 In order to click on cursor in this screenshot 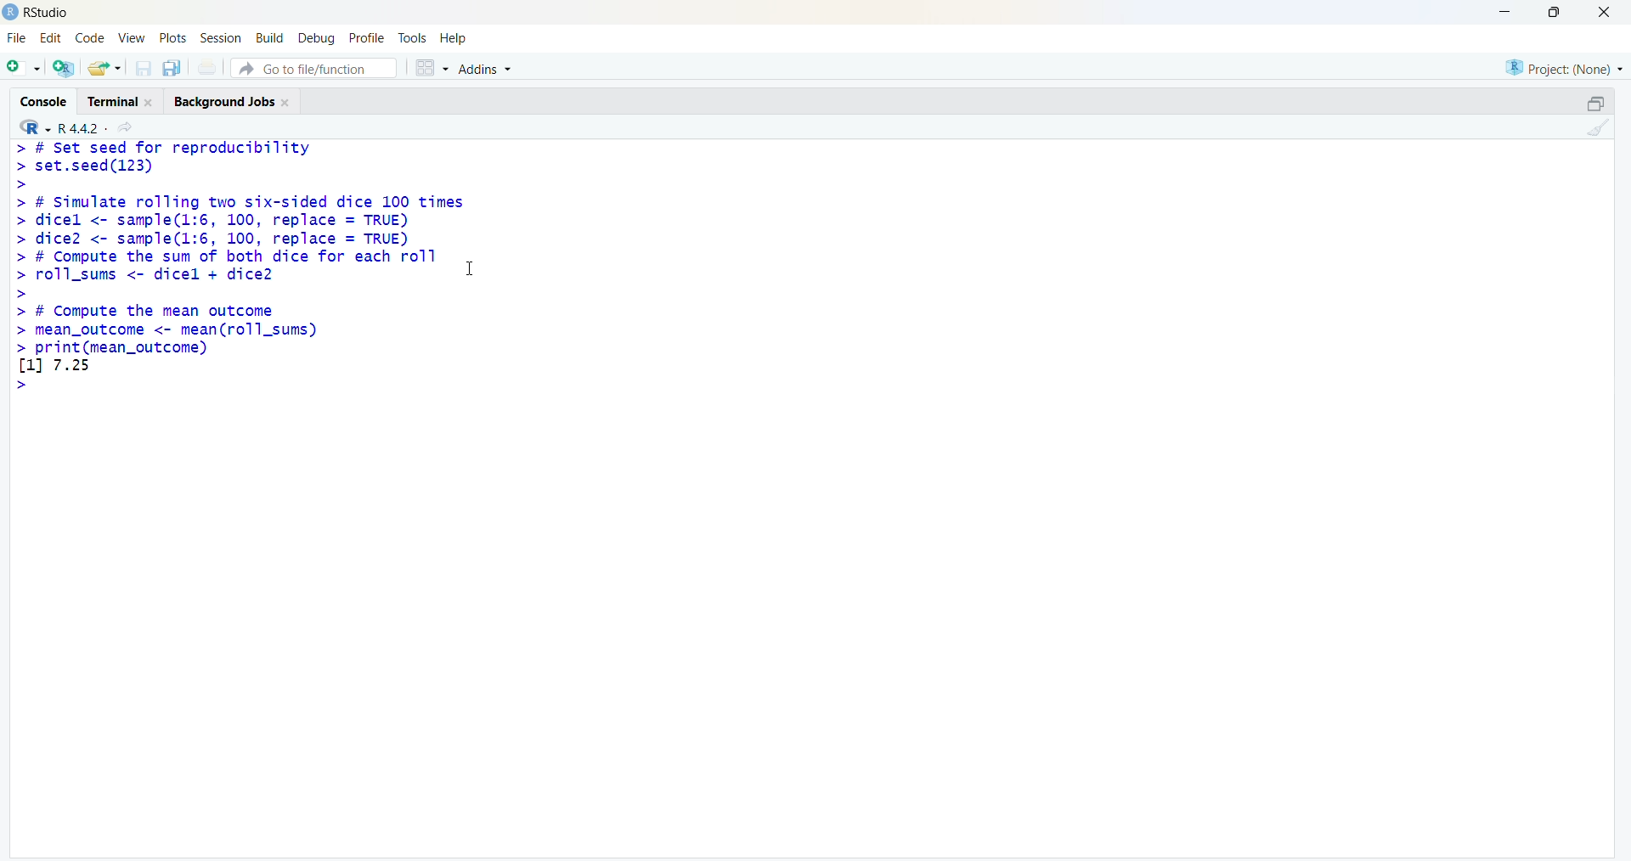, I will do `click(469, 269)`.